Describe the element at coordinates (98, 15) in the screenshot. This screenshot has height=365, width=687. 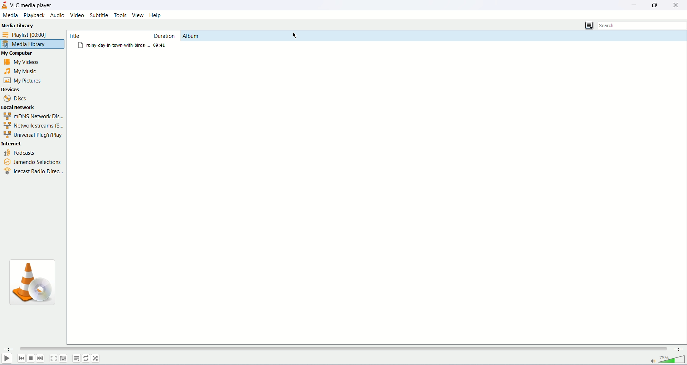
I see `subtitle` at that location.